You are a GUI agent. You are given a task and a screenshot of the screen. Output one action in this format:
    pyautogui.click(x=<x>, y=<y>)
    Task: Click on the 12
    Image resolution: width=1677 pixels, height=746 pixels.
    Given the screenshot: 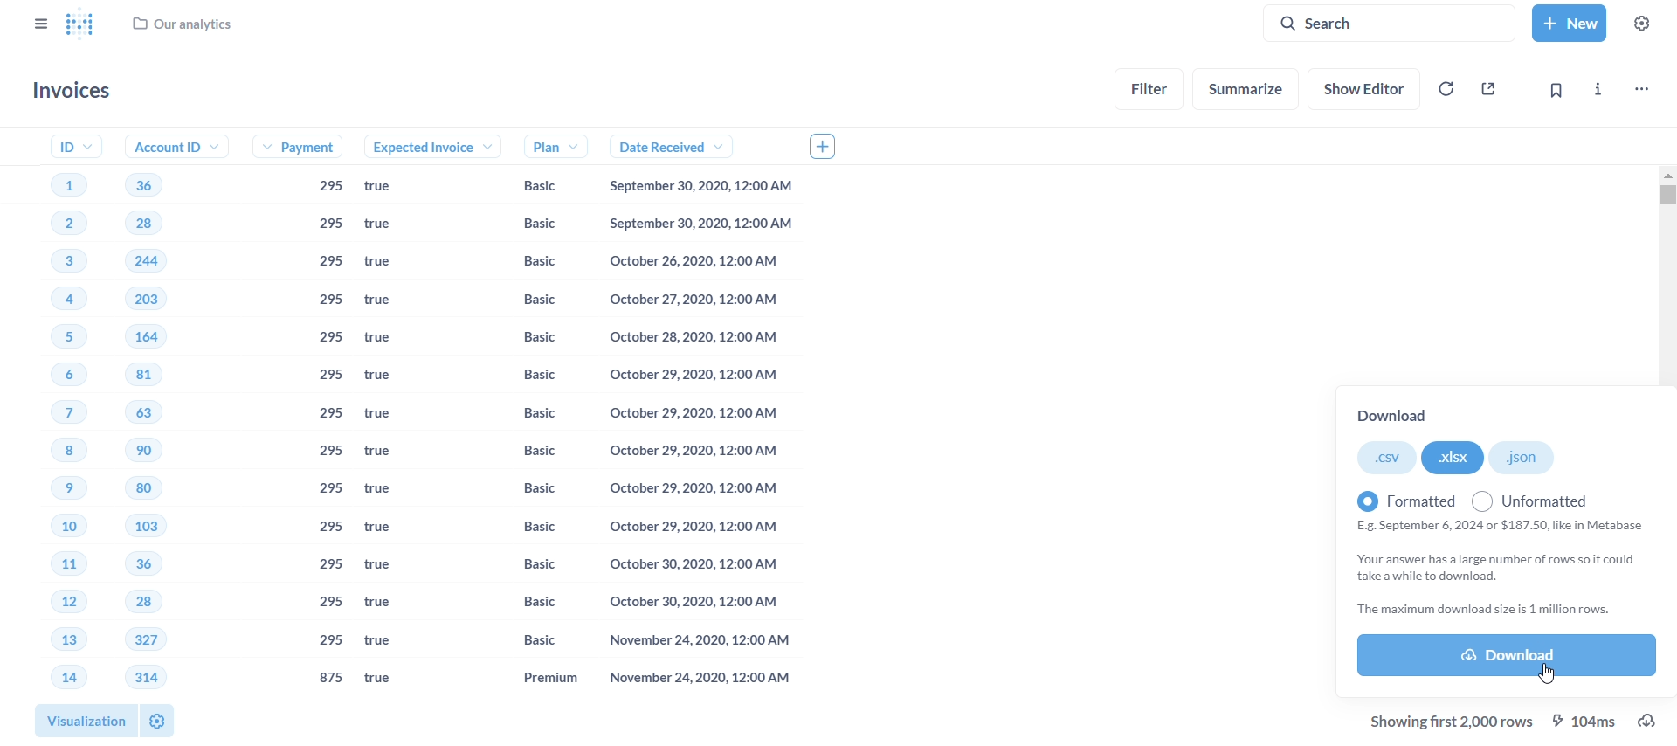 What is the action you would take?
    pyautogui.click(x=48, y=601)
    